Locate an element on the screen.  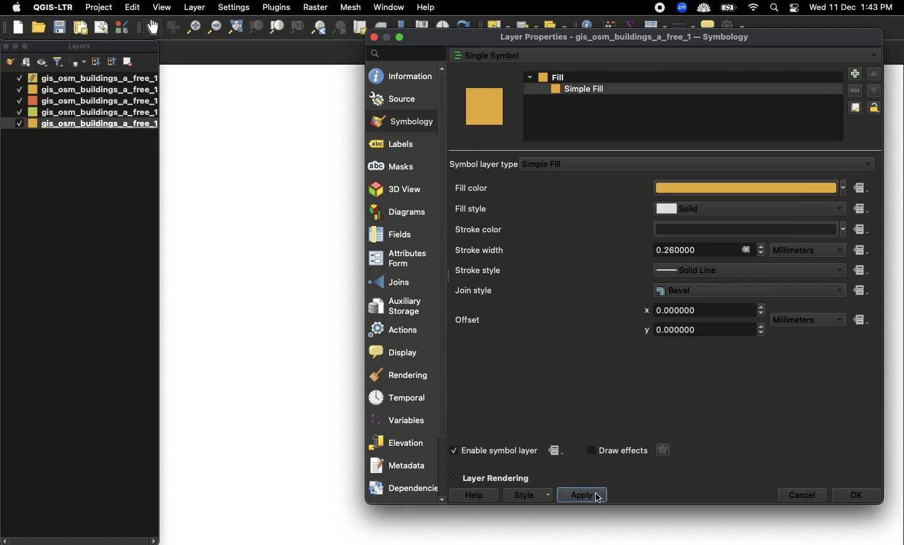
gis_osm_buildings_a_free_1 is located at coordinates (93, 124).